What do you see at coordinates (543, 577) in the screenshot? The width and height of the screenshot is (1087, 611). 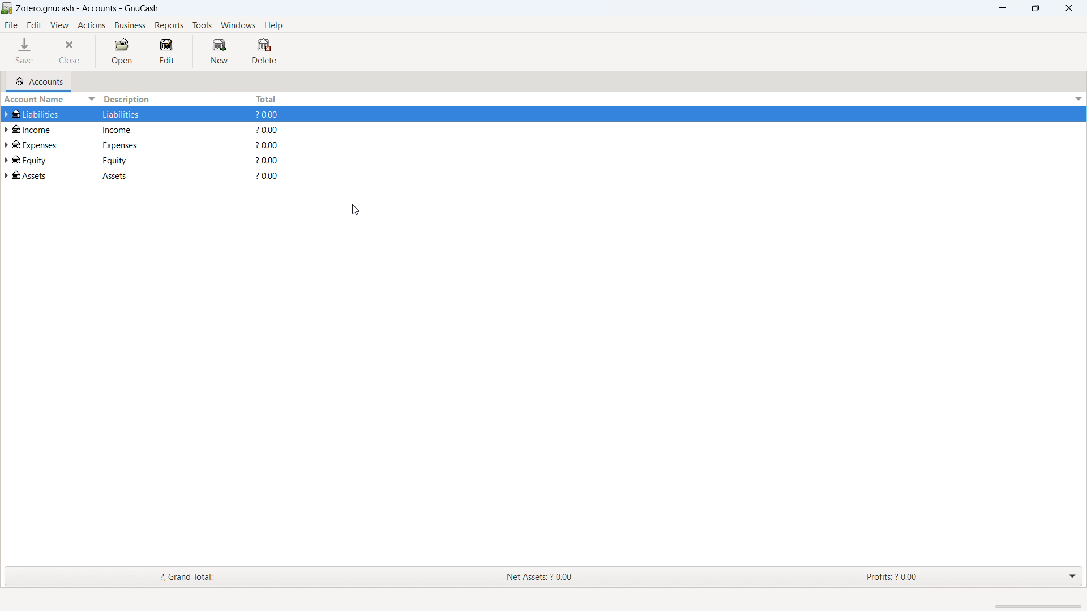 I see `grand total, net assets and profits` at bounding box center [543, 577].